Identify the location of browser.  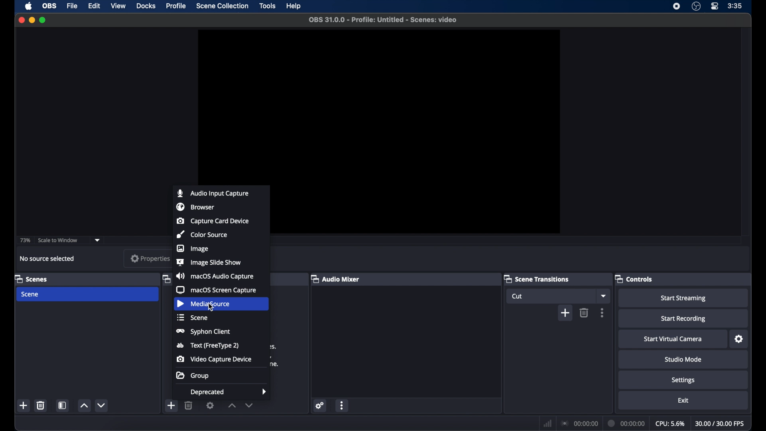
(195, 207).